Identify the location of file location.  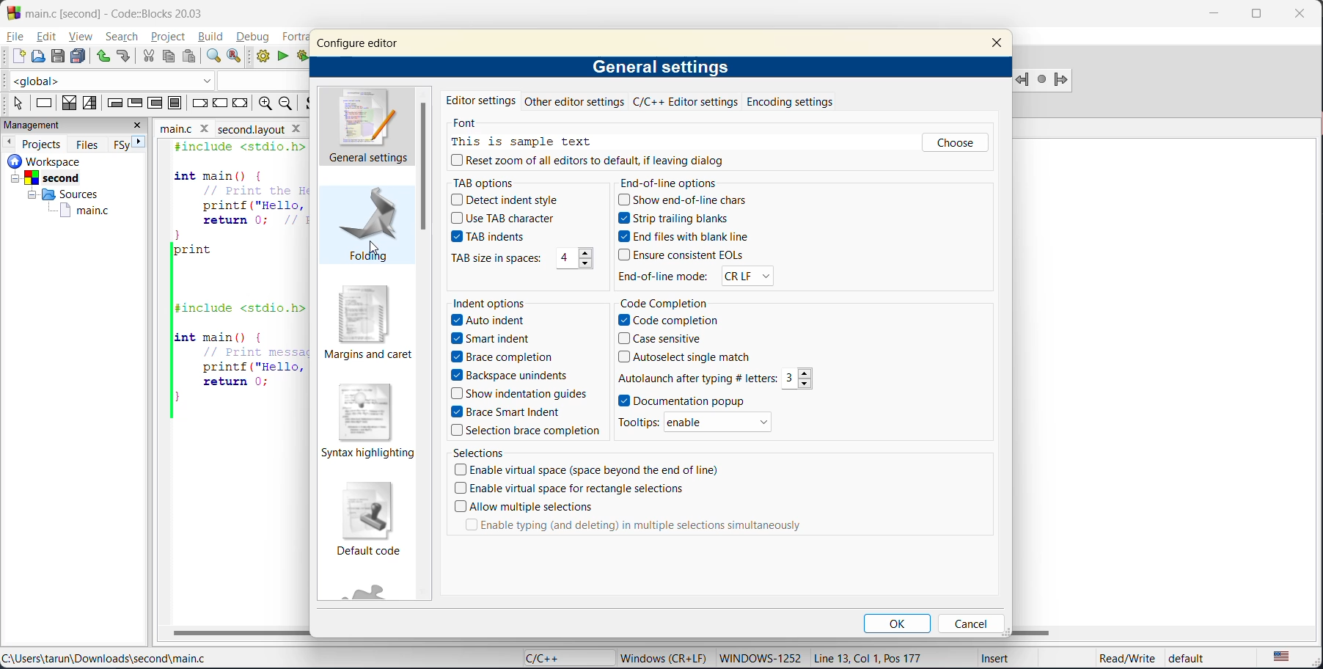
(106, 660).